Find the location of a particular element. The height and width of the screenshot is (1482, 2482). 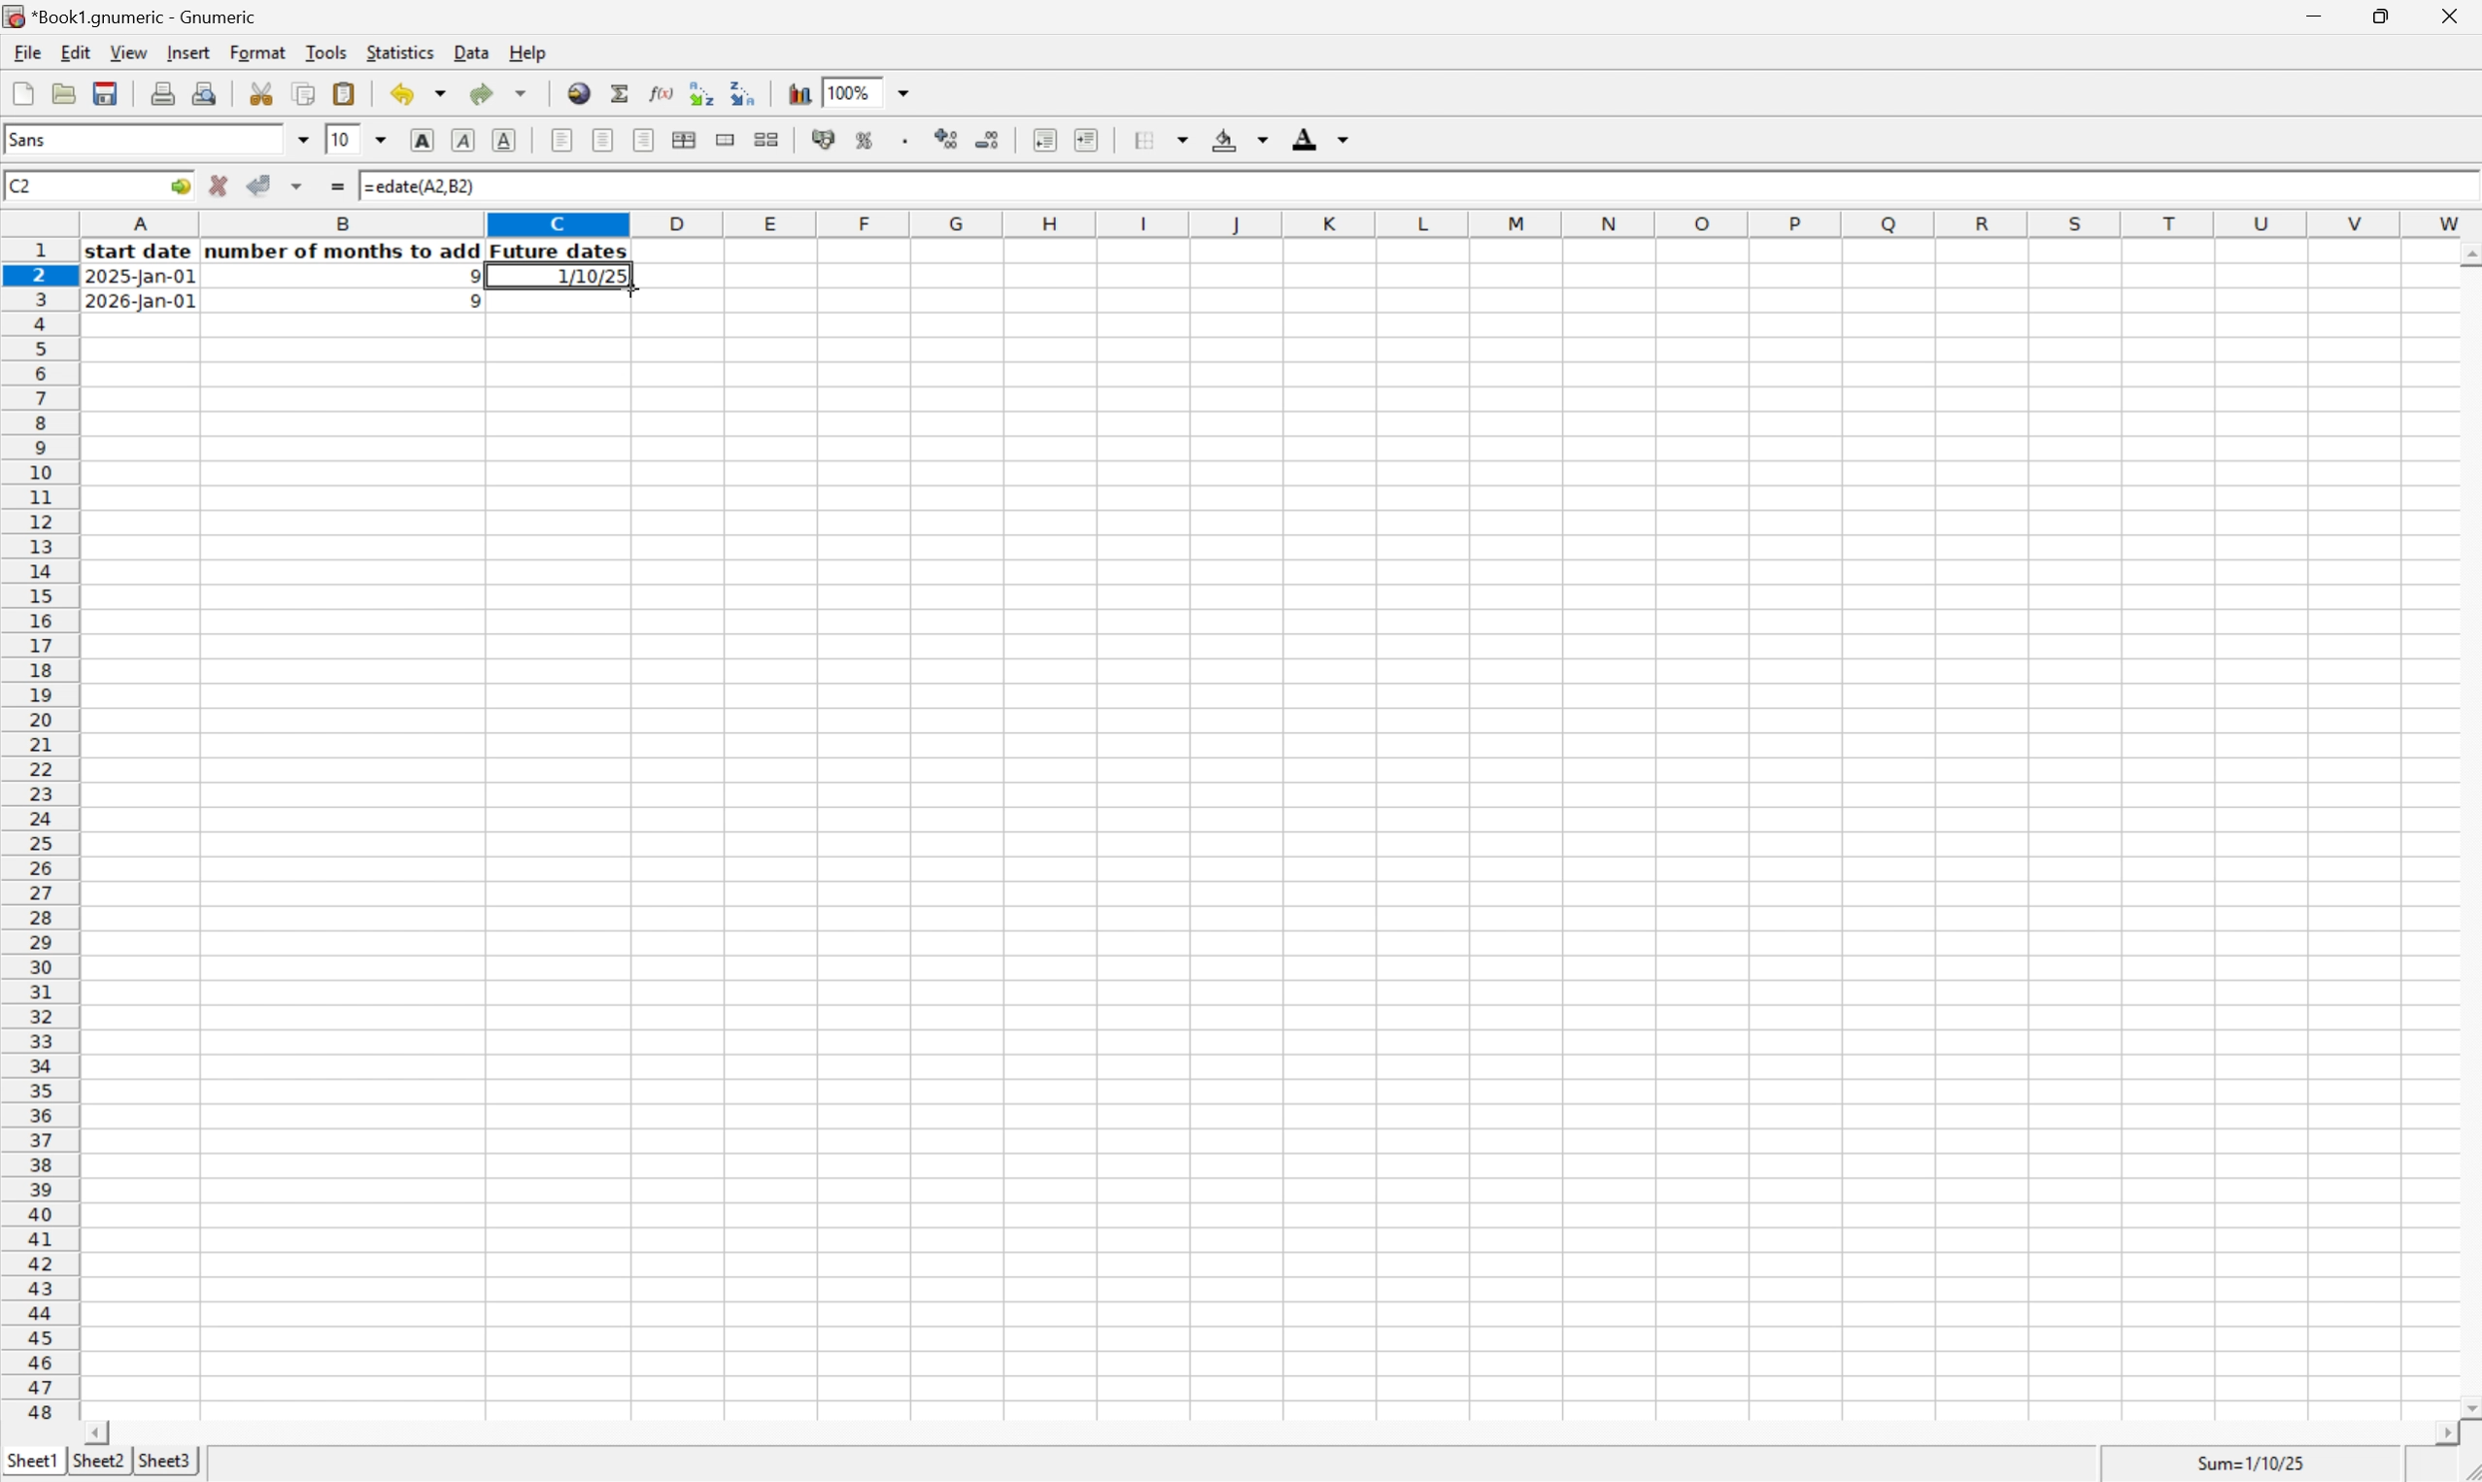

Scroll Up is located at coordinates (2466, 252).